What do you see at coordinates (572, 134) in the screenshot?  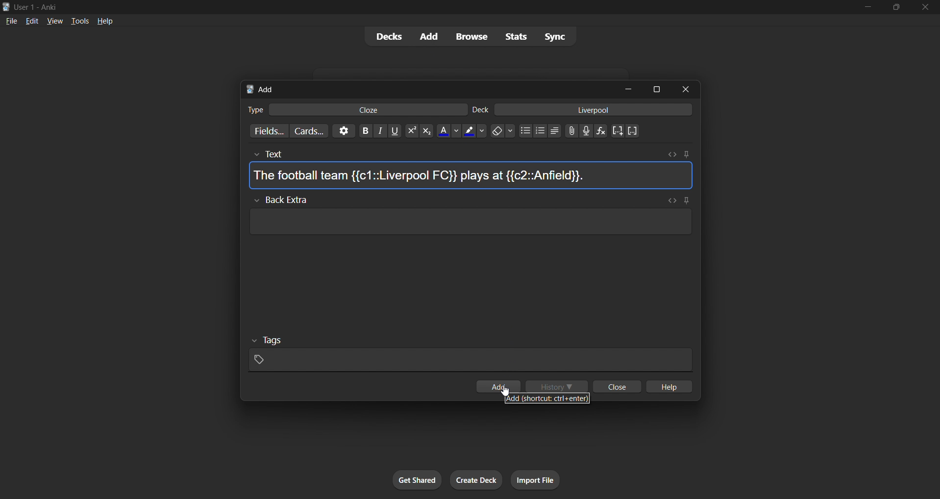 I see `insert images` at bounding box center [572, 134].